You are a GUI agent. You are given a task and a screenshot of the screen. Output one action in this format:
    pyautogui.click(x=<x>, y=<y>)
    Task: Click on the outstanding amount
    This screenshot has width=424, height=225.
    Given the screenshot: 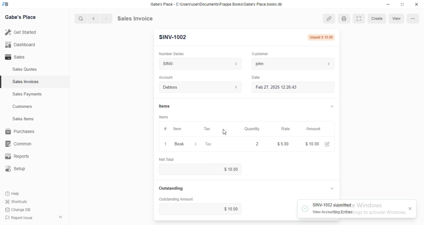 What is the action you would take?
    pyautogui.click(x=175, y=199)
    